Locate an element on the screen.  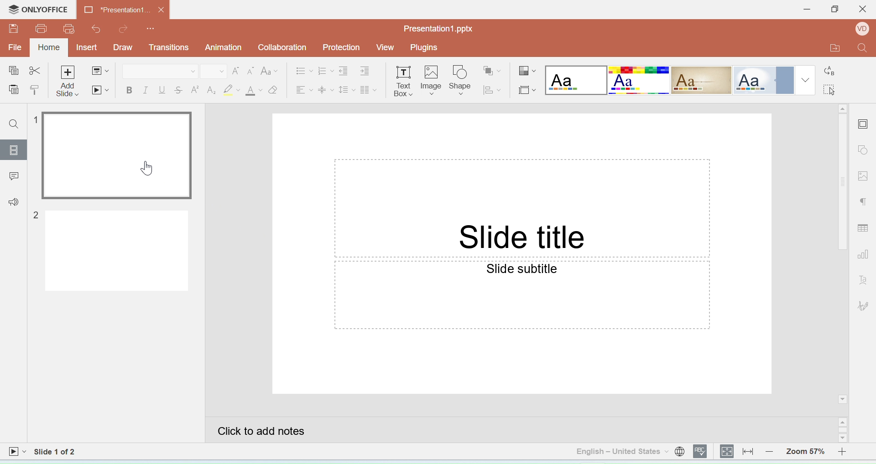
Chart settings is located at coordinates (866, 255).